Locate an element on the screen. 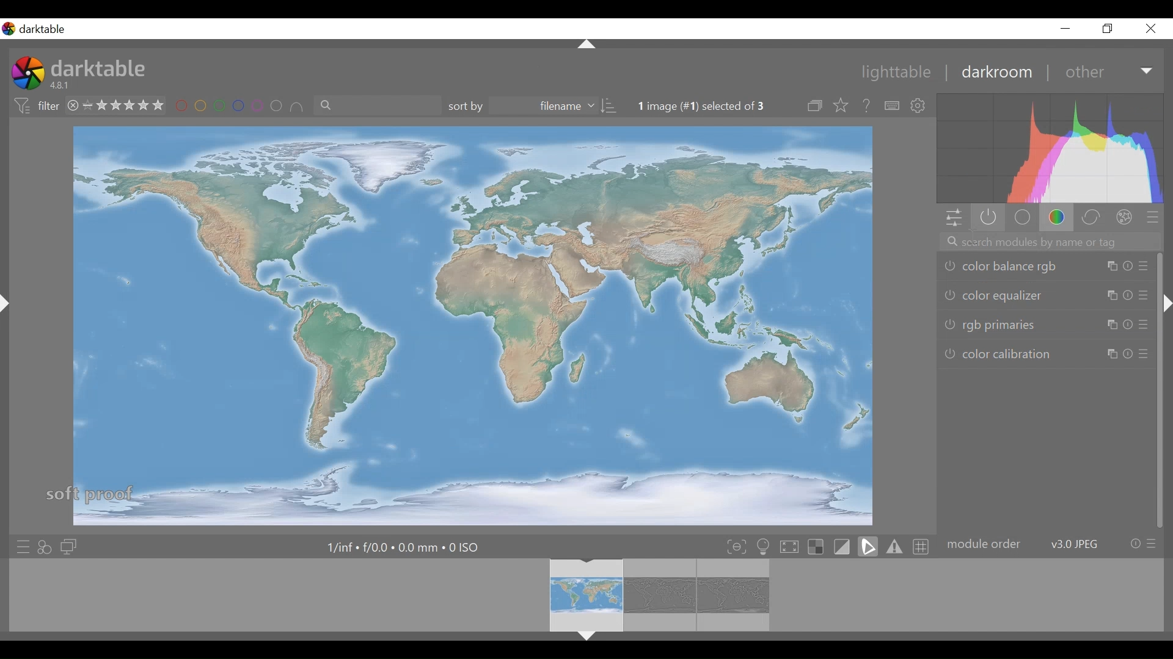  Maximum Exposure is located at coordinates (404, 547).